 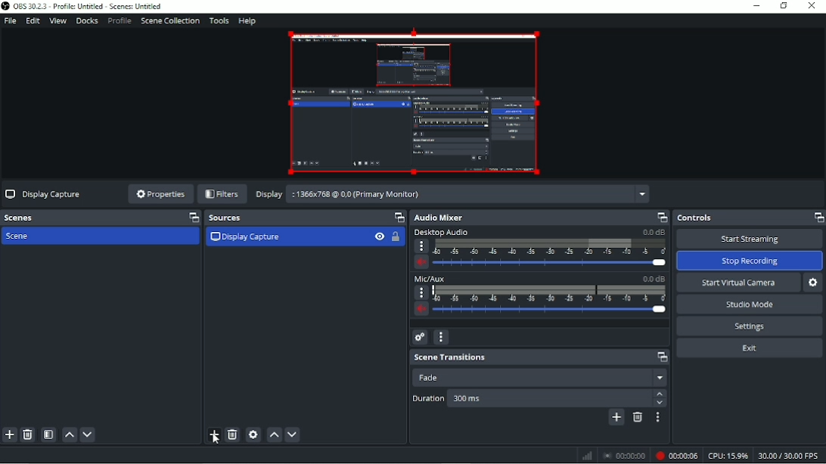 I want to click on Stop recording, so click(x=750, y=261).